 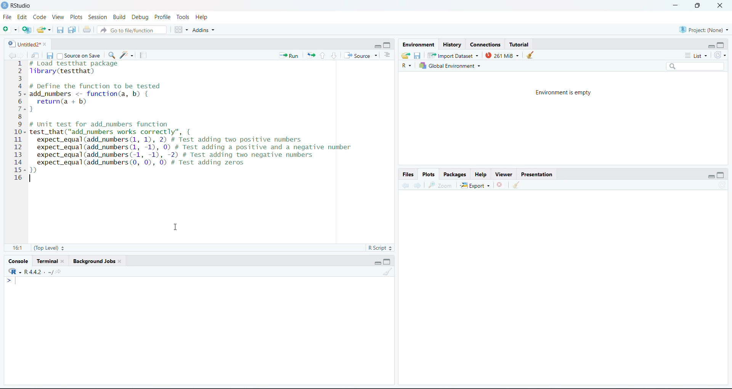 What do you see at coordinates (531, 56) in the screenshot?
I see `clear console` at bounding box center [531, 56].